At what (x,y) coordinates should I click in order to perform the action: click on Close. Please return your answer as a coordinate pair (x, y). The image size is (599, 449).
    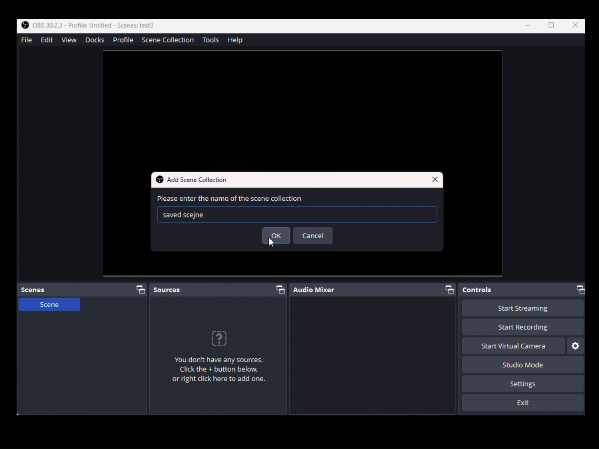
    Looking at the image, I should click on (576, 25).